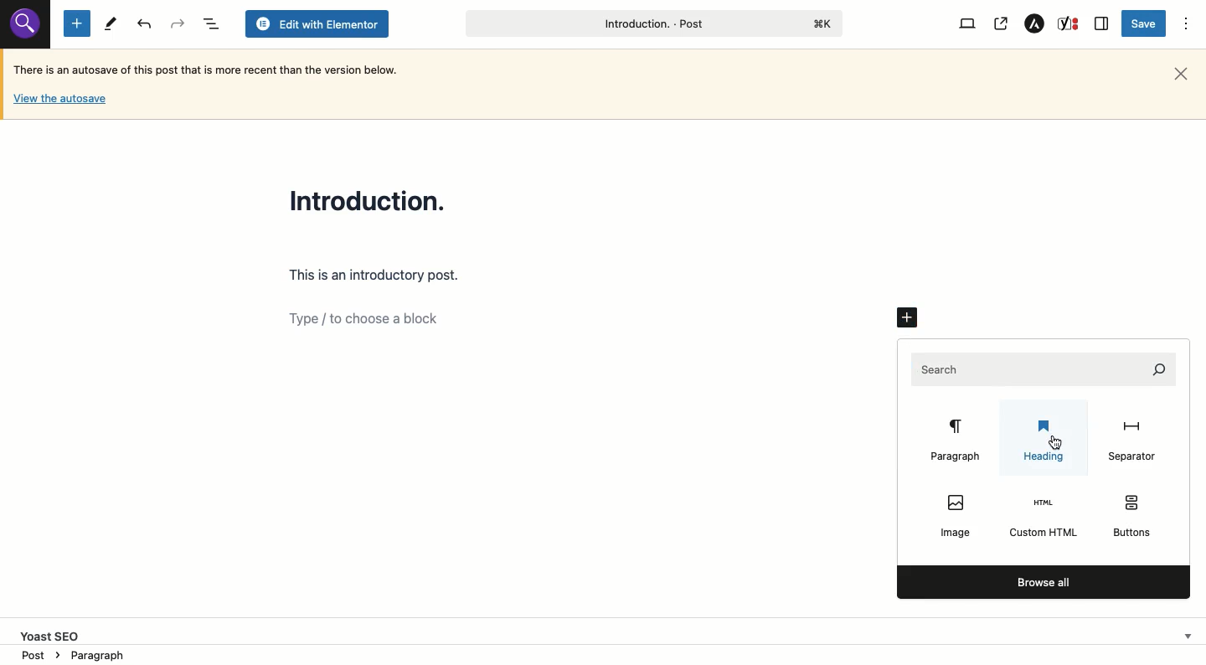 This screenshot has height=665, width=1206. What do you see at coordinates (1044, 519) in the screenshot?
I see `Custom html` at bounding box center [1044, 519].